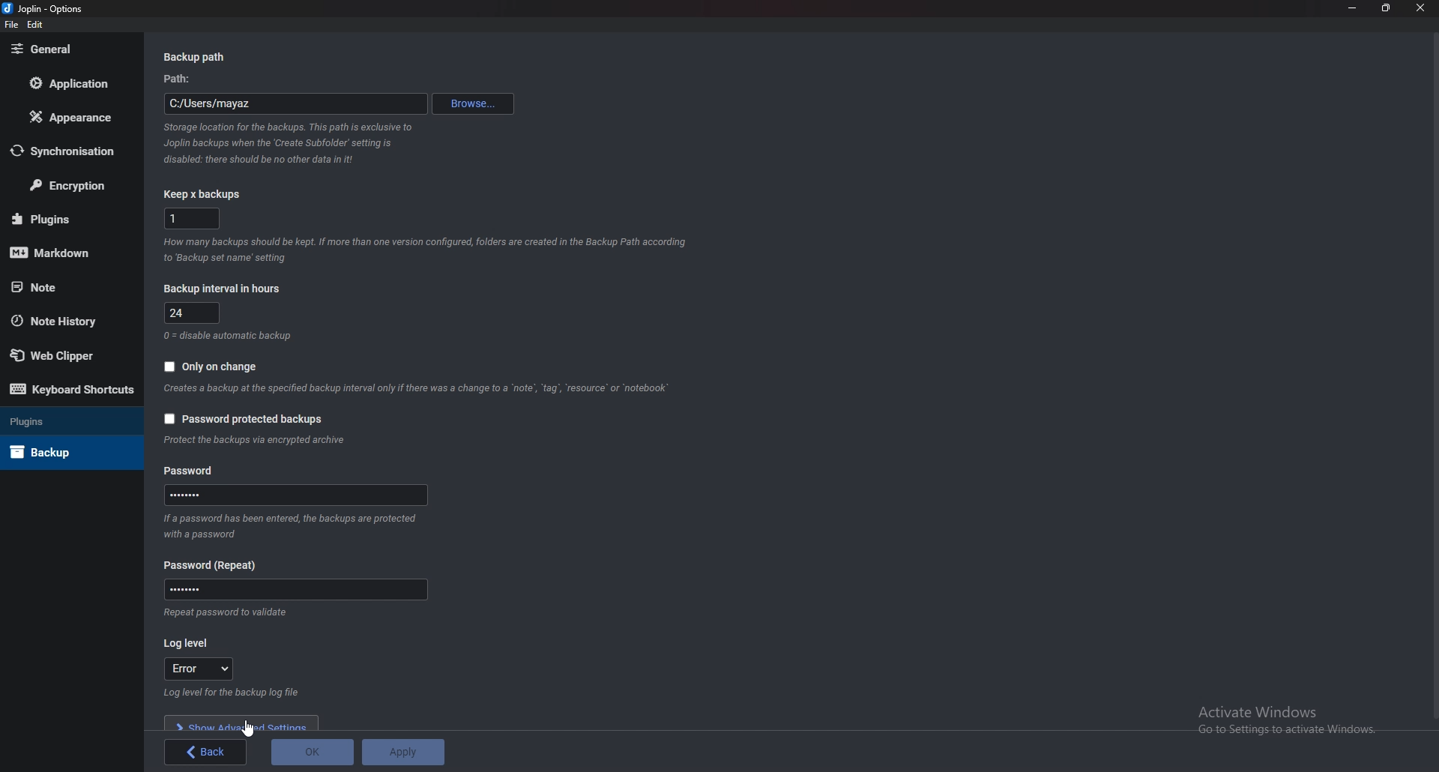 Image resolution: width=1439 pixels, height=772 pixels. I want to click on info, so click(229, 694).